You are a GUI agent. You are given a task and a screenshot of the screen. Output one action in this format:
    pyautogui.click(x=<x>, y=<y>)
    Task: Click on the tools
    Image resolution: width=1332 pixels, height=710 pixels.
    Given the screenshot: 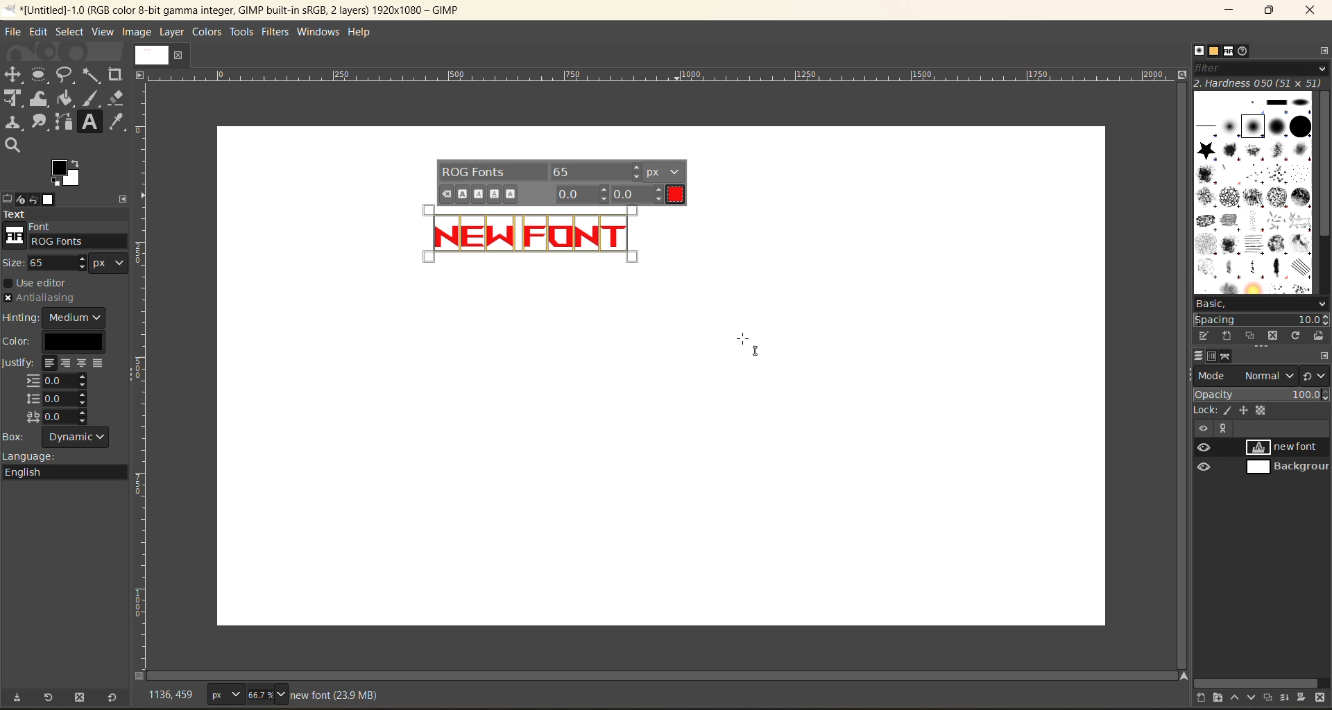 What is the action you would take?
    pyautogui.click(x=66, y=111)
    